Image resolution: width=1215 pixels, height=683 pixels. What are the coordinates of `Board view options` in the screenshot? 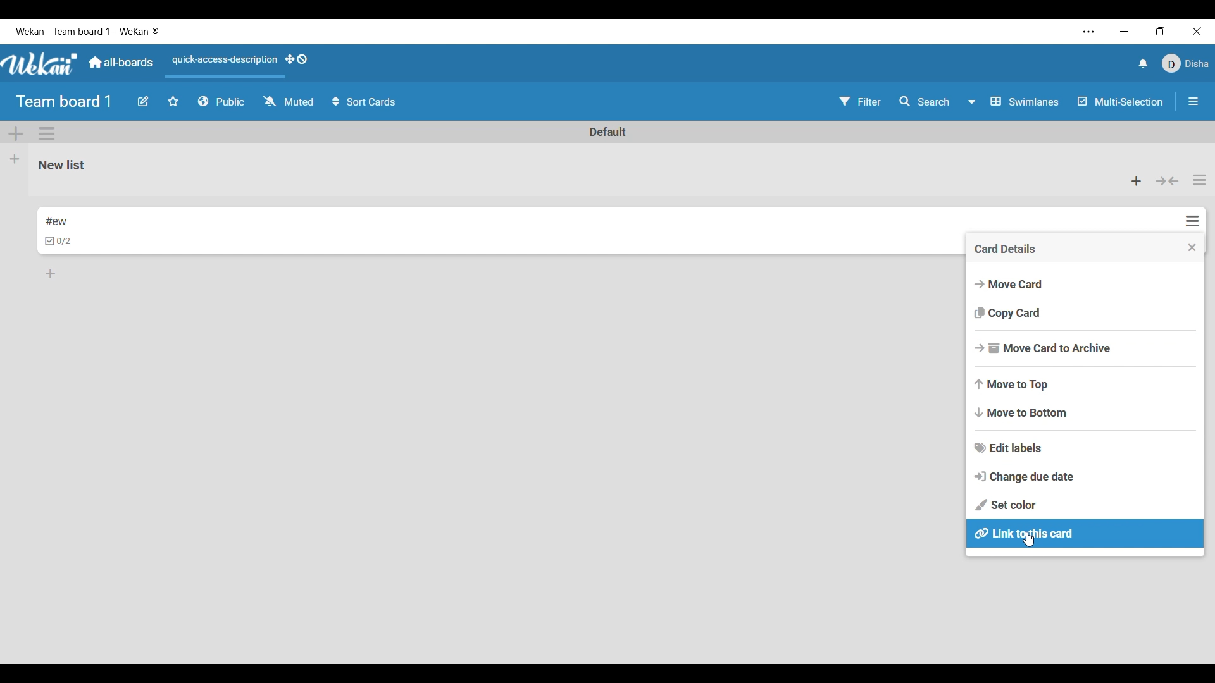 It's located at (1013, 101).